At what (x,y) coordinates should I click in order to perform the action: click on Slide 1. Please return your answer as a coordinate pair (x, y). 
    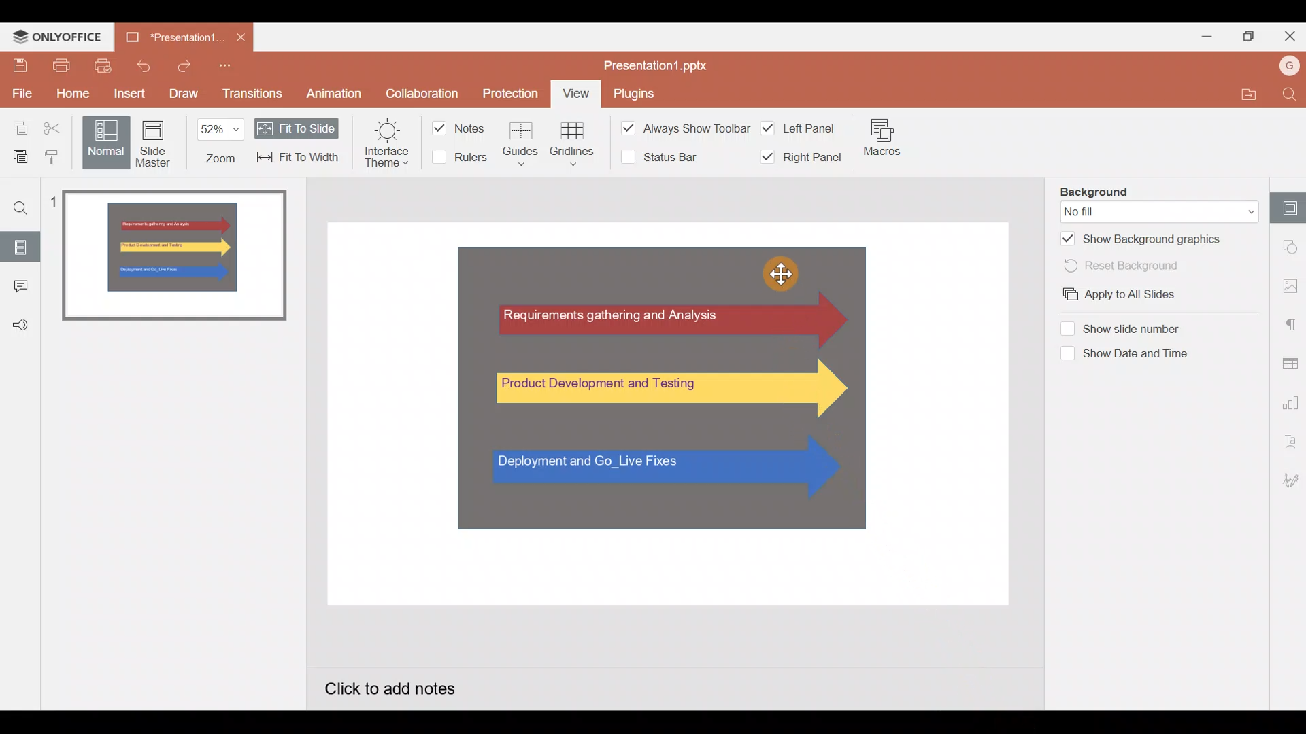
    Looking at the image, I should click on (175, 257).